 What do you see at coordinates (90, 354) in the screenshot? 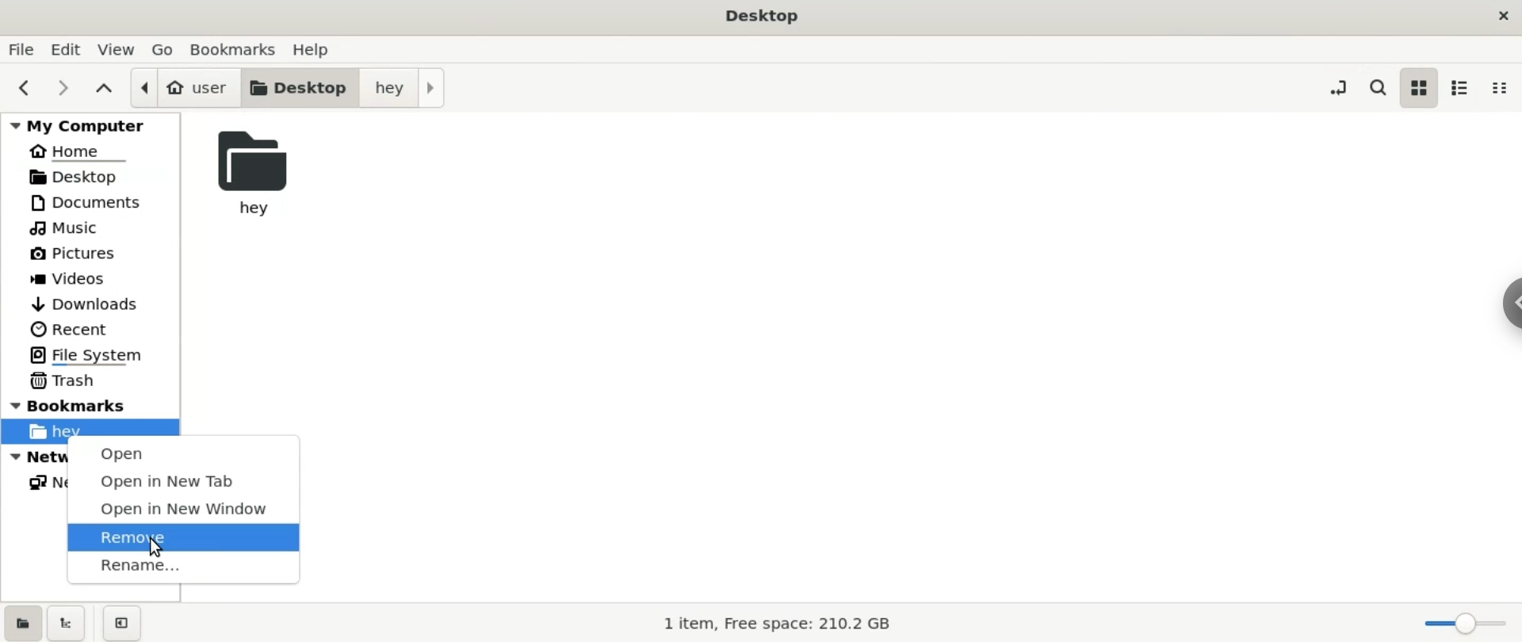
I see `file system` at bounding box center [90, 354].